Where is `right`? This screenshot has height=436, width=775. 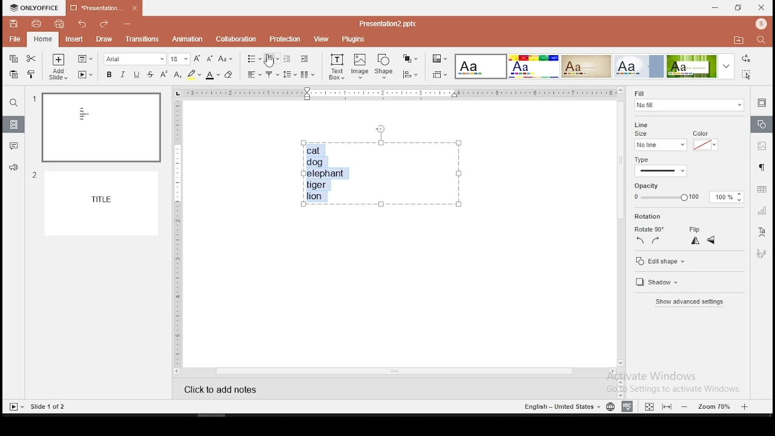
right is located at coordinates (656, 242).